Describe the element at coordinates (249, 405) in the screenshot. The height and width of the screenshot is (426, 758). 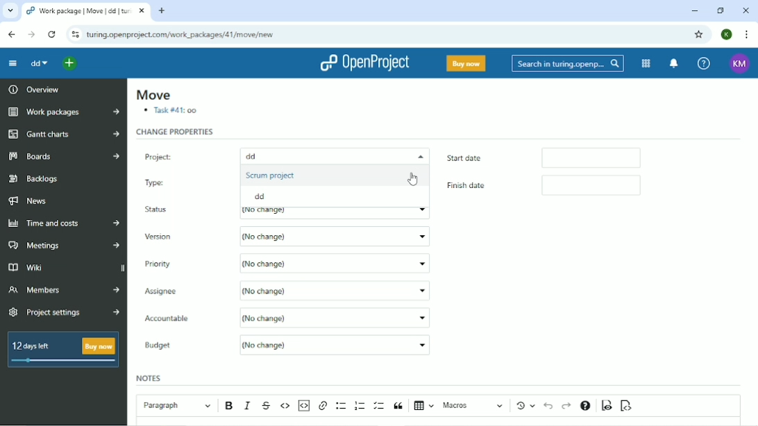
I see `Italic` at that location.